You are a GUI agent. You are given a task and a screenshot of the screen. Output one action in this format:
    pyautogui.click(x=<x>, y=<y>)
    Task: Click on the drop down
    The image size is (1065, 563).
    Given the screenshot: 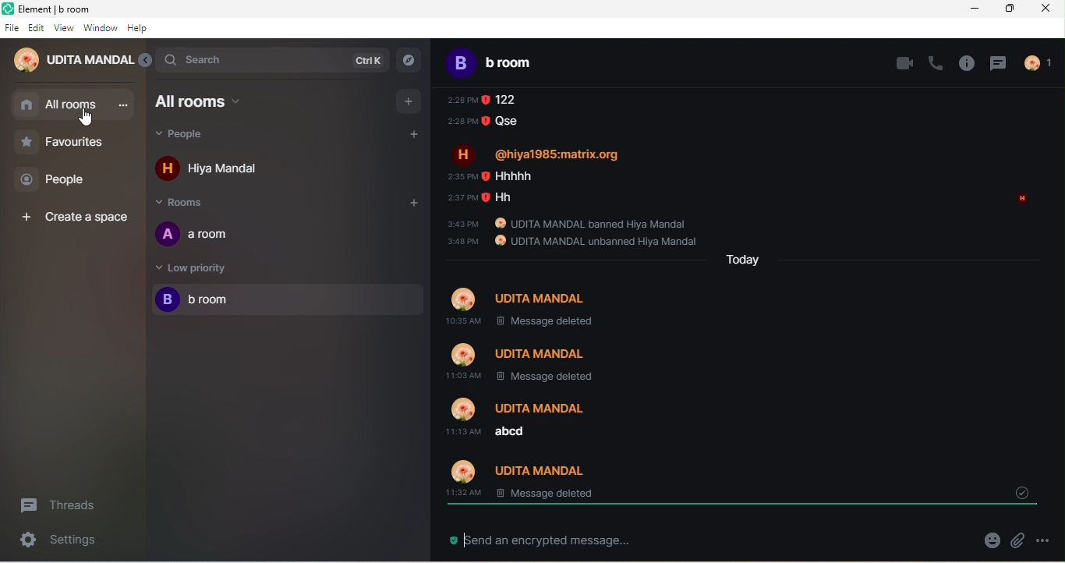 What is the action you would take?
    pyautogui.click(x=1021, y=490)
    